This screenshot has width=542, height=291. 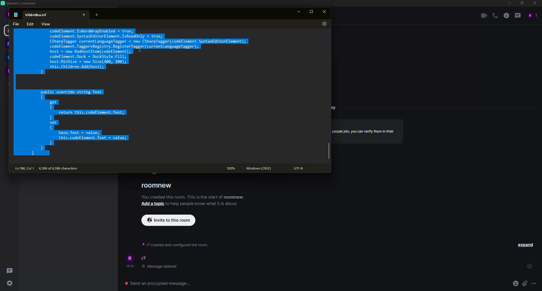 I want to click on video call, so click(x=482, y=16).